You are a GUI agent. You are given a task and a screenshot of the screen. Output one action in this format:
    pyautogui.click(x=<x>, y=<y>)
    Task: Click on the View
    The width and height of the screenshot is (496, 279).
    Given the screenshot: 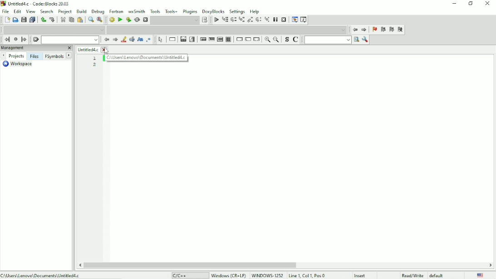 What is the action you would take?
    pyautogui.click(x=30, y=11)
    